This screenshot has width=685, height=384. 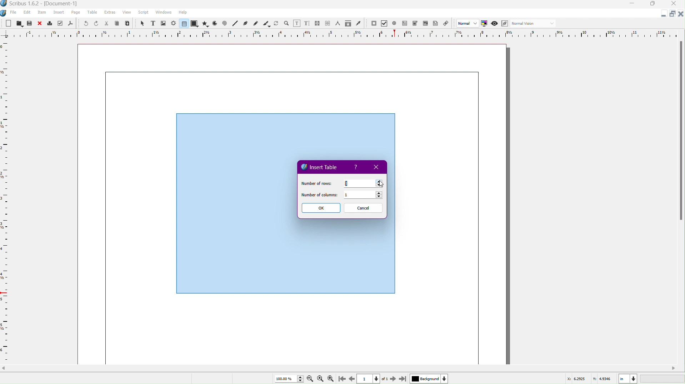 I want to click on File, so click(x=12, y=13).